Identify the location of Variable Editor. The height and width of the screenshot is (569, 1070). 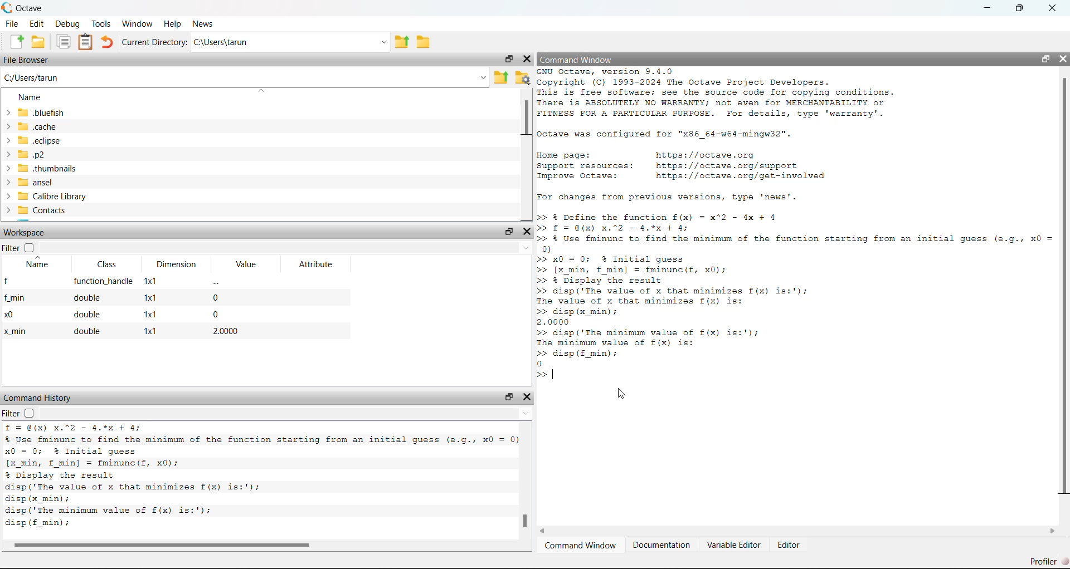
(735, 543).